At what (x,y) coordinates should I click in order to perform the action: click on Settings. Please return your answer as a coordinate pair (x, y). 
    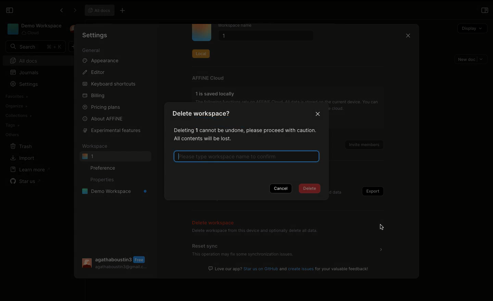
    Looking at the image, I should click on (26, 84).